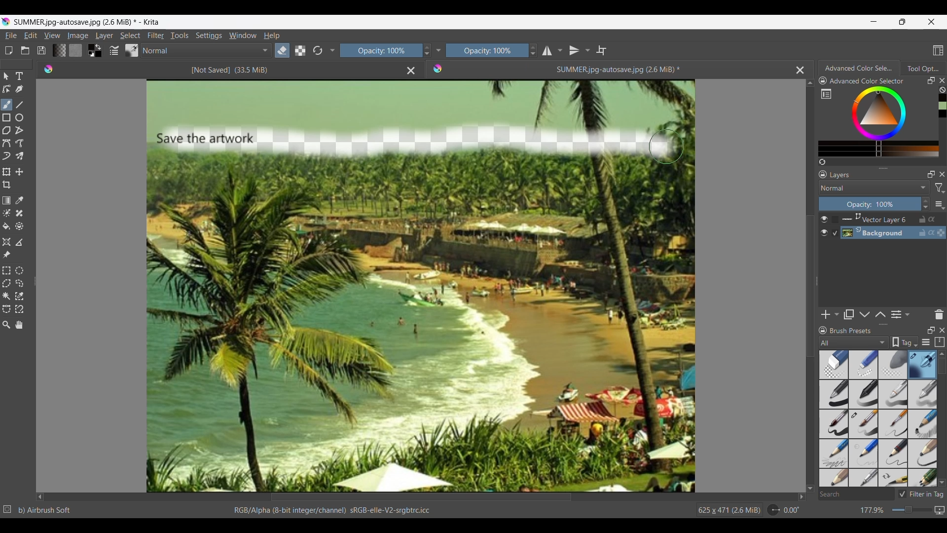  Describe the element at coordinates (6, 297) in the screenshot. I see `Contiguous selection tool` at that location.